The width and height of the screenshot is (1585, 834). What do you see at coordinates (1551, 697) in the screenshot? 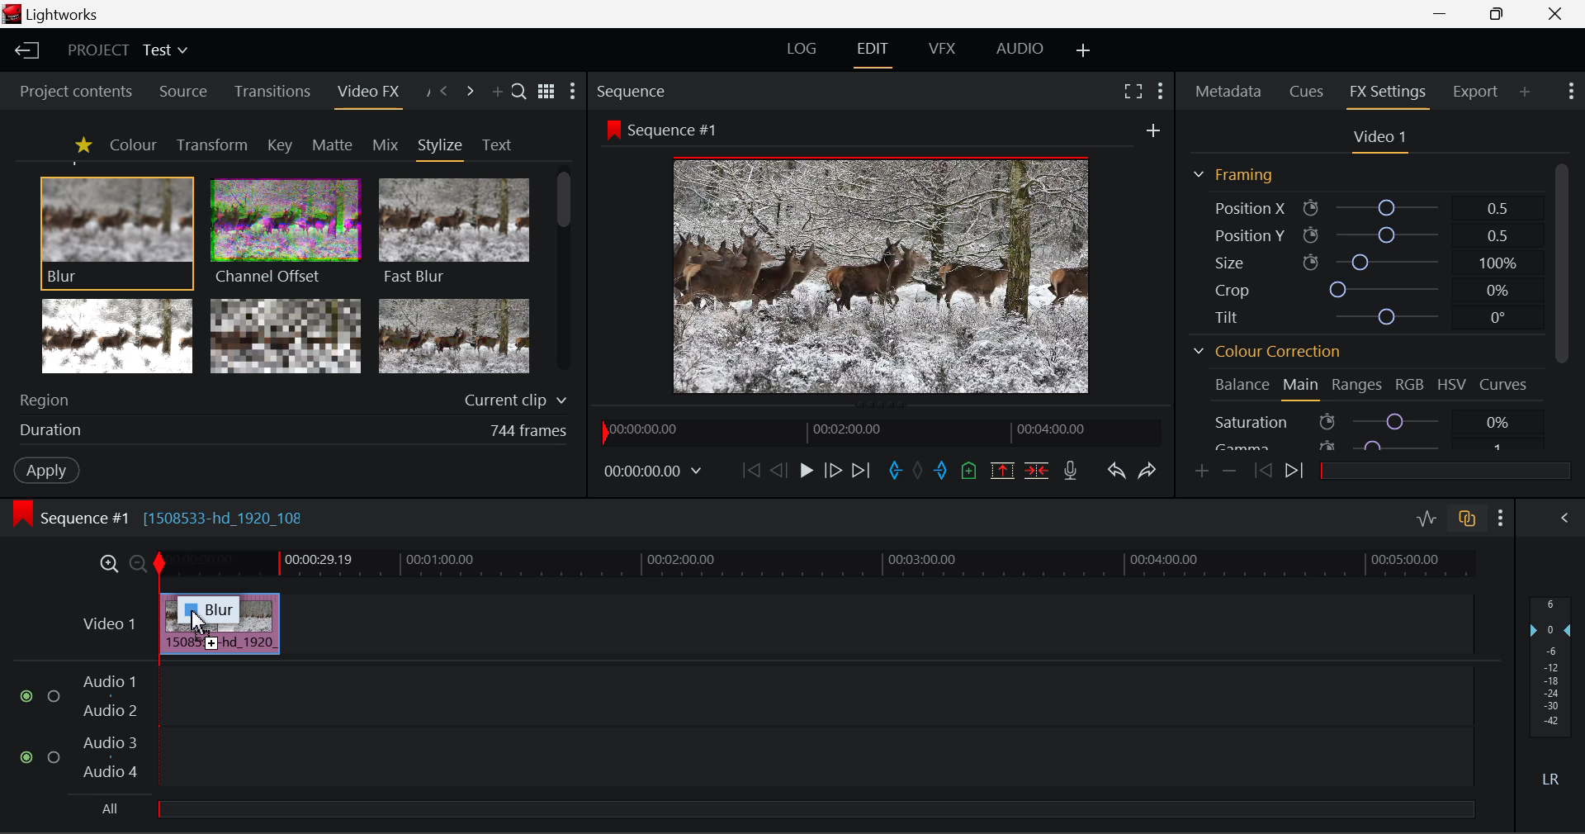
I see `Decibel Level` at bounding box center [1551, 697].